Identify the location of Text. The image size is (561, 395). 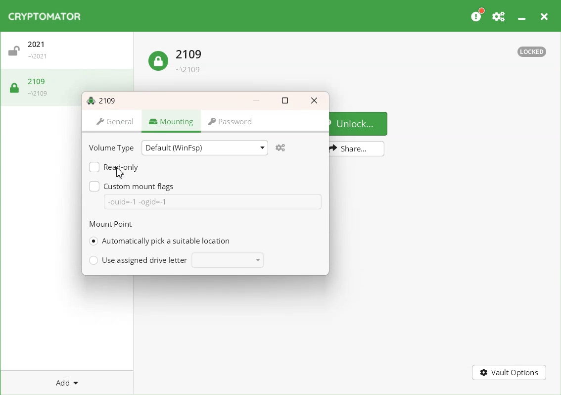
(532, 52).